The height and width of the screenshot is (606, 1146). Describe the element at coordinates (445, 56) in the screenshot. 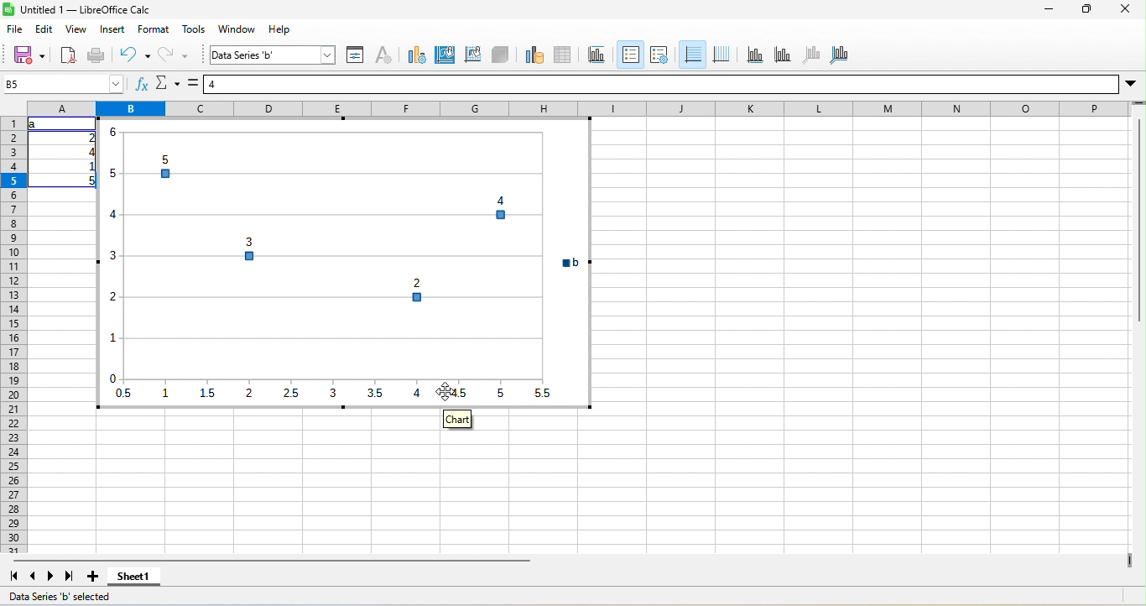

I see `chart area` at that location.